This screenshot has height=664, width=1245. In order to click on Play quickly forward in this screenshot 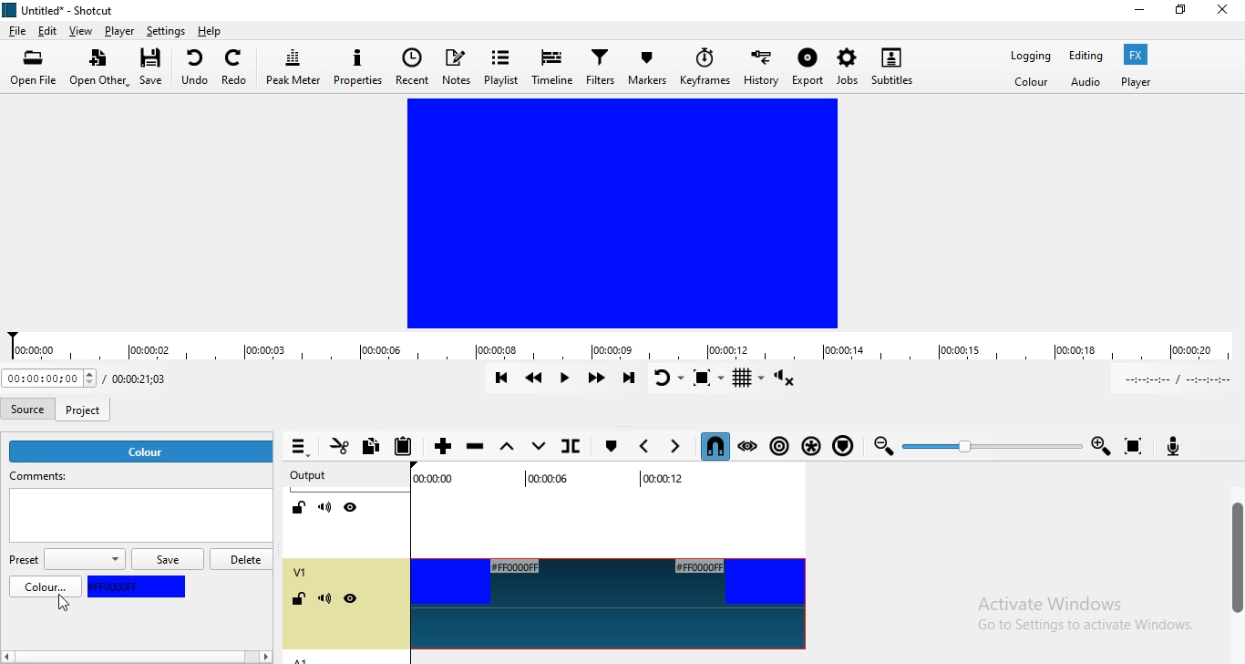, I will do `click(598, 379)`.